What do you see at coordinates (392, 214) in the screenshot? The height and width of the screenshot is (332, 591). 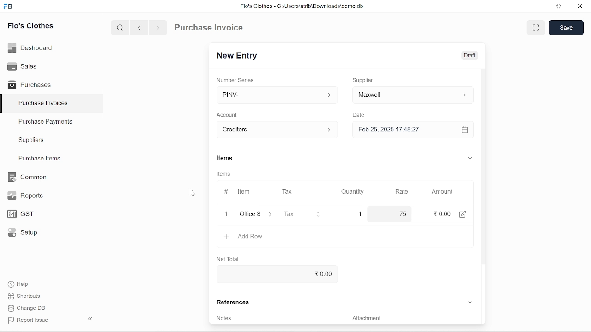 I see `75` at bounding box center [392, 214].